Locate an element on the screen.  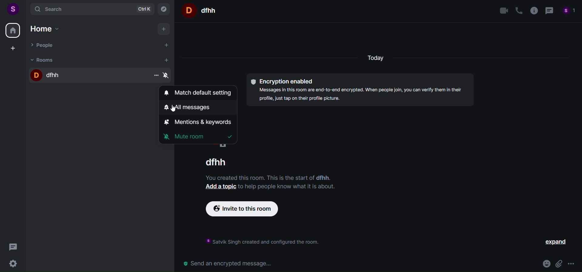
setting is located at coordinates (12, 264).